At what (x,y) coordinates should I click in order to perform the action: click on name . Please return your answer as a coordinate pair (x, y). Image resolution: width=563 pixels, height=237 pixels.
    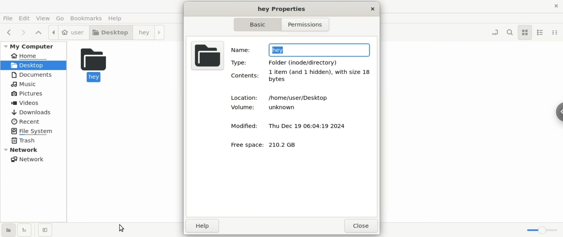
    Looking at the image, I should click on (240, 50).